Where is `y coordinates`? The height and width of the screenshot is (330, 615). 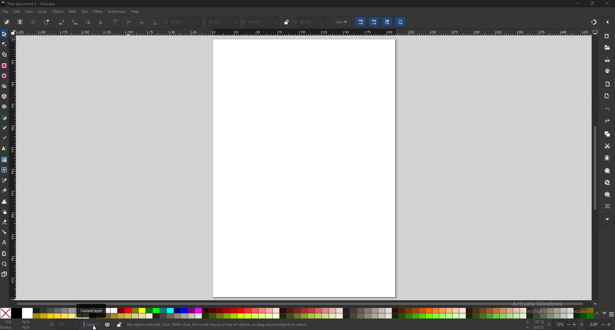
y coordinates is located at coordinates (213, 22).